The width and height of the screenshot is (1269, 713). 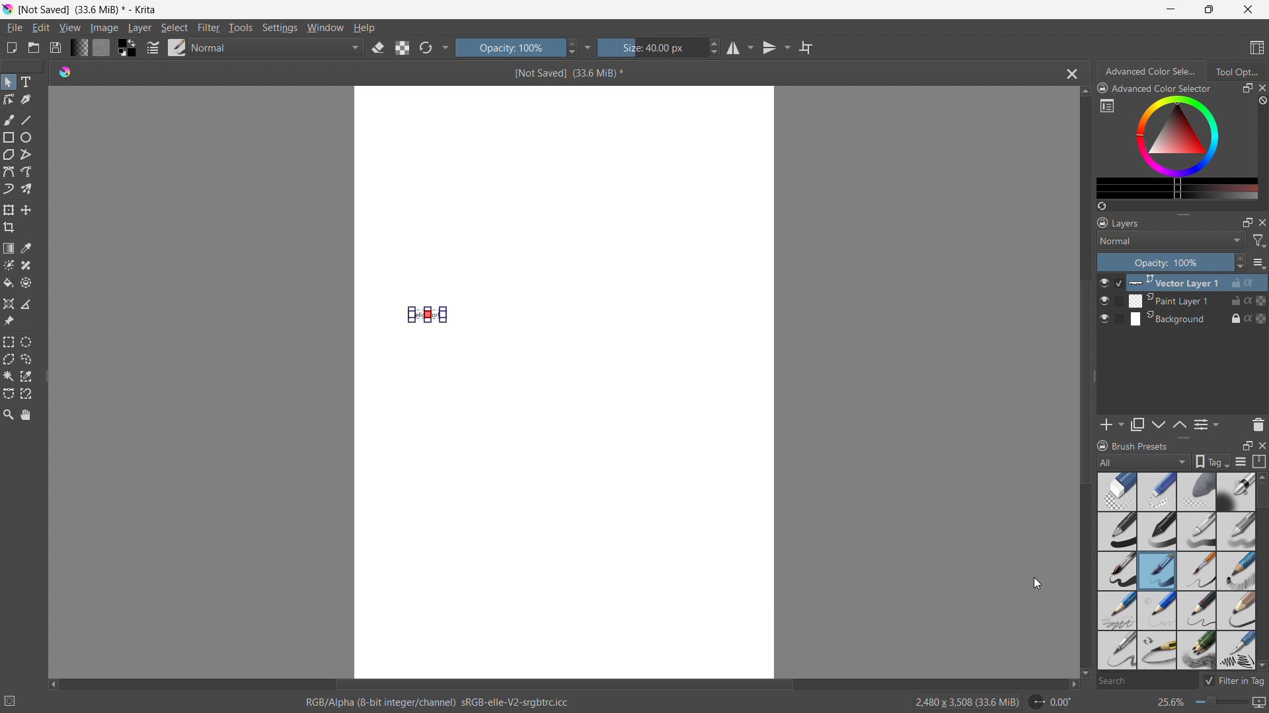 I want to click on scroll down, so click(x=1085, y=674).